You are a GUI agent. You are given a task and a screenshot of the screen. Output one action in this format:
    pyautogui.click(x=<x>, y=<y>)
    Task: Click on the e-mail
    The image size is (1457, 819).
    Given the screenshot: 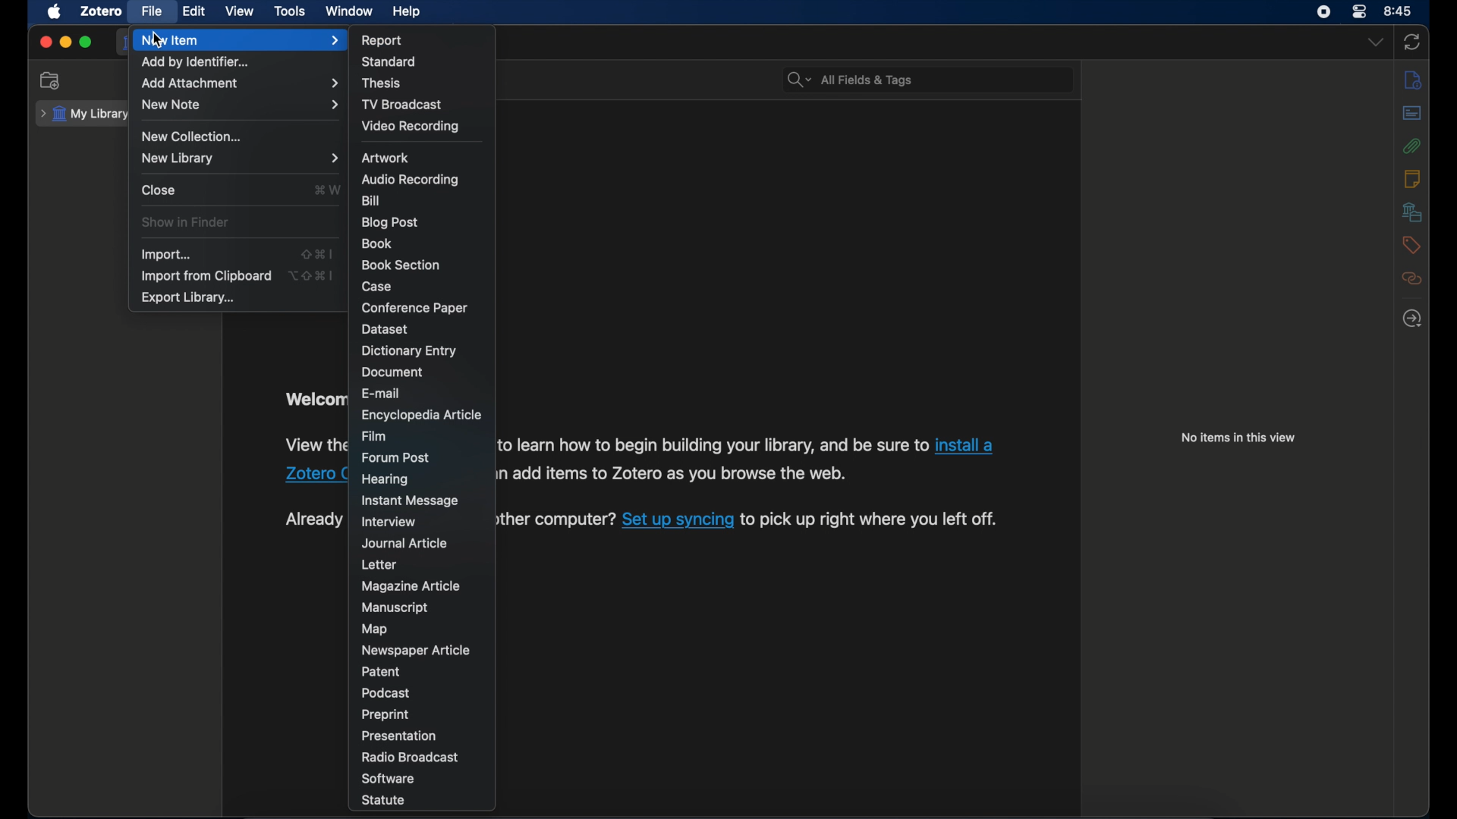 What is the action you would take?
    pyautogui.click(x=382, y=392)
    